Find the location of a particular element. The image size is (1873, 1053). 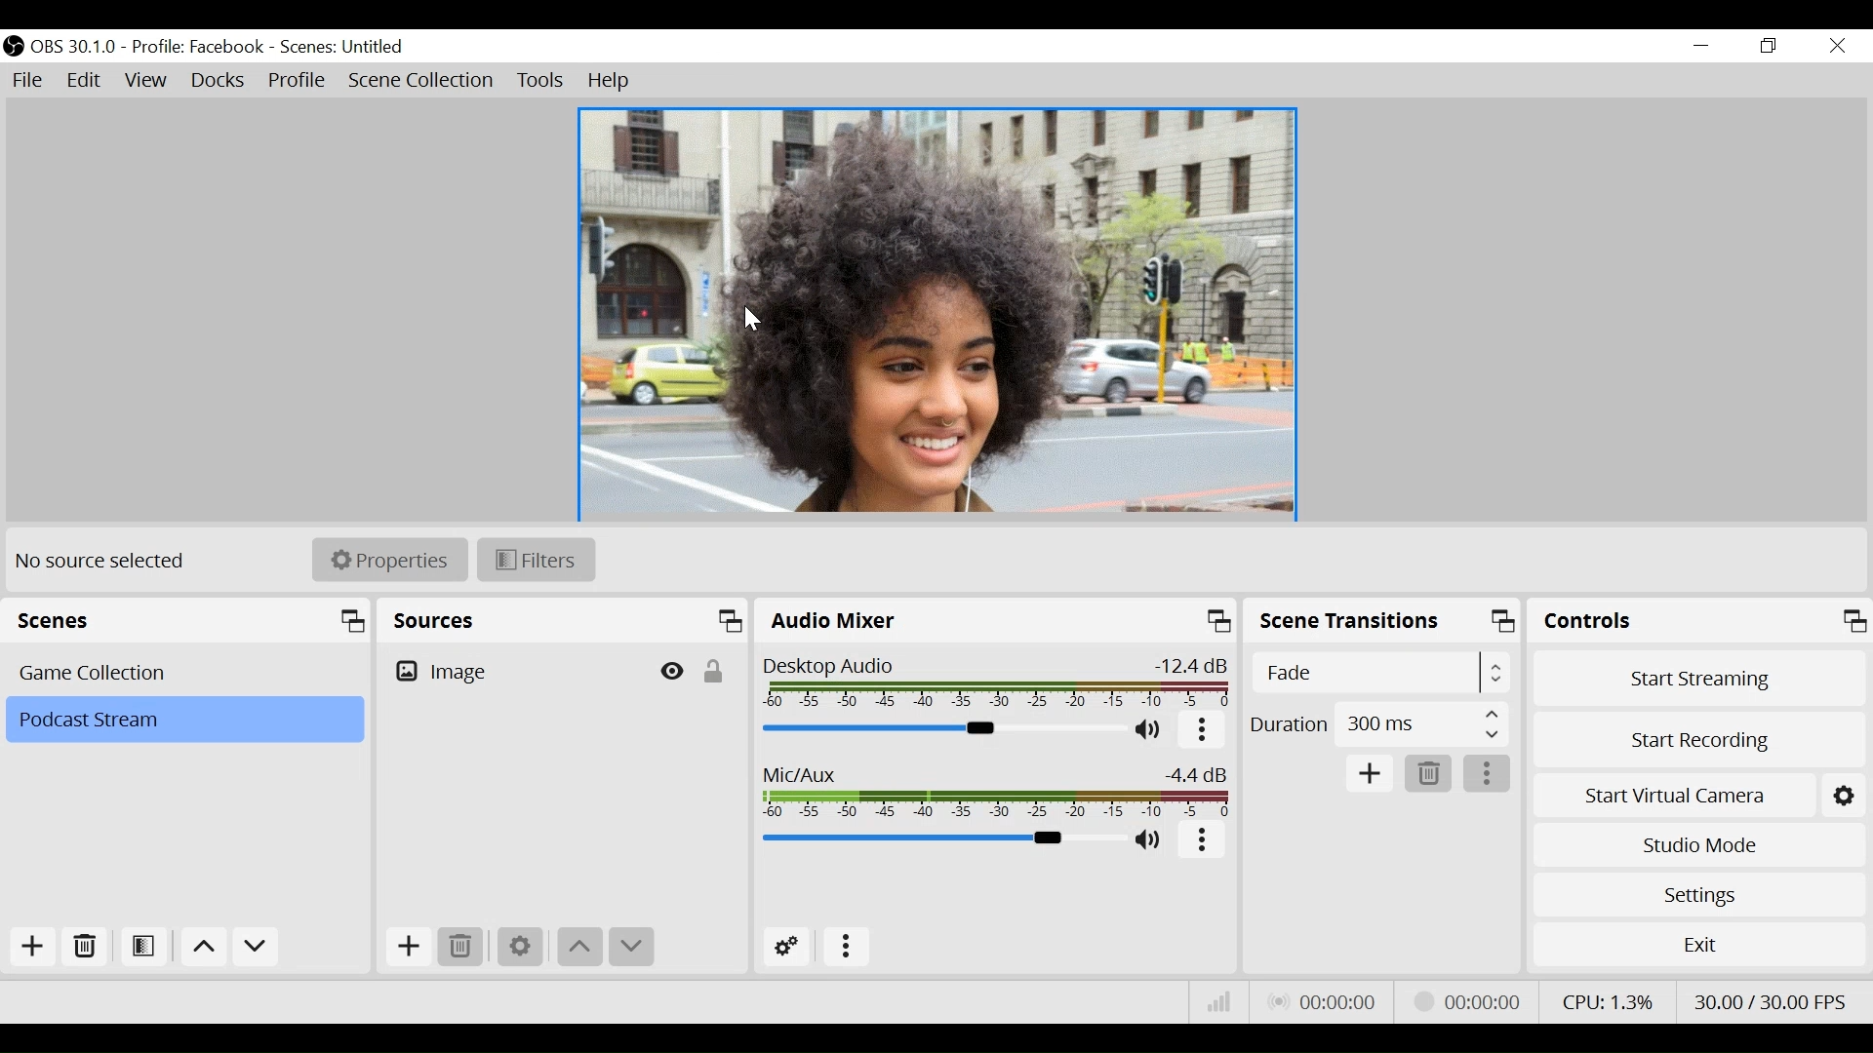

Remove is located at coordinates (461, 949).